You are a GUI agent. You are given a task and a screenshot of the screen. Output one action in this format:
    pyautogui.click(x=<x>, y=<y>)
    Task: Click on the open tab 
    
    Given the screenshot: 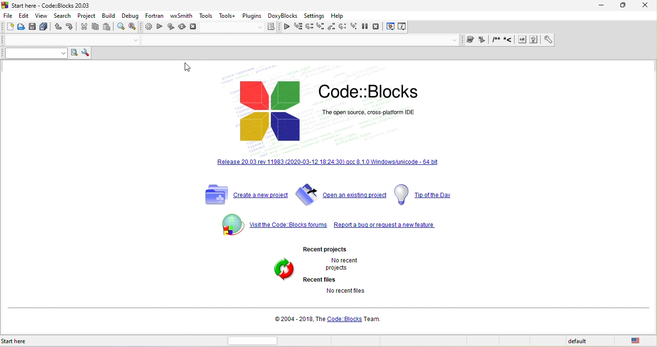 What is the action you would take?
    pyautogui.click(x=61, y=40)
    